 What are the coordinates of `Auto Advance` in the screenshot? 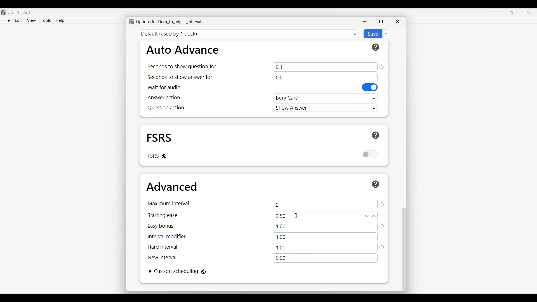 It's located at (182, 49).